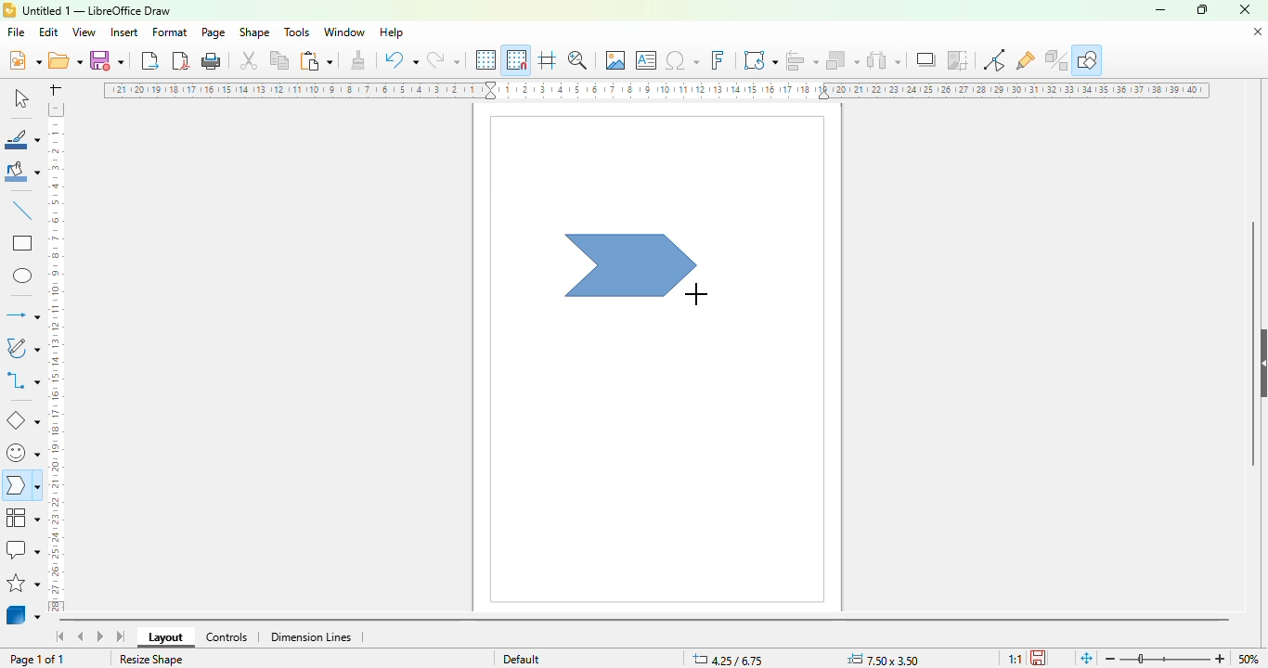  What do you see at coordinates (48, 32) in the screenshot?
I see `edit` at bounding box center [48, 32].